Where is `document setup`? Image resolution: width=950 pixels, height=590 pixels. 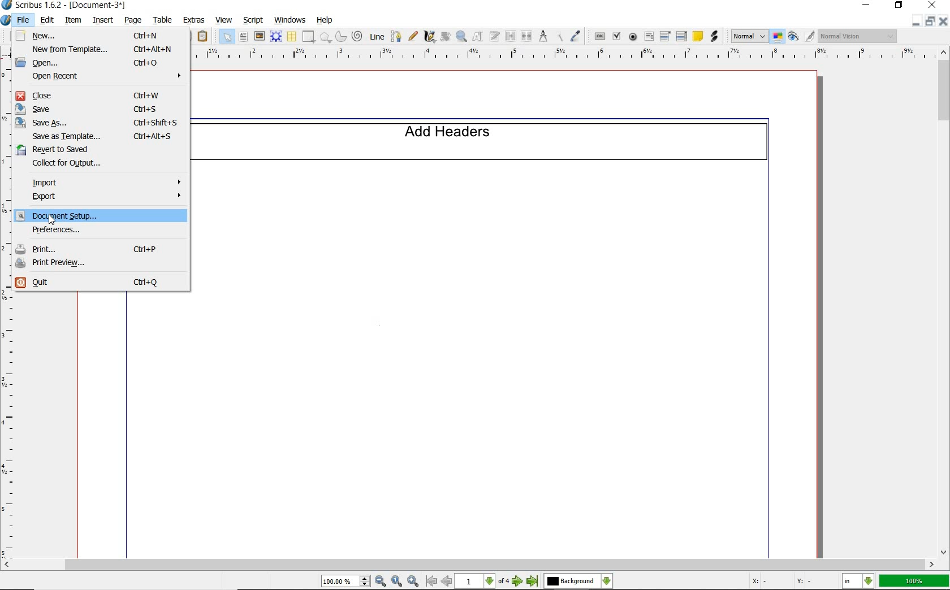
document setup is located at coordinates (102, 216).